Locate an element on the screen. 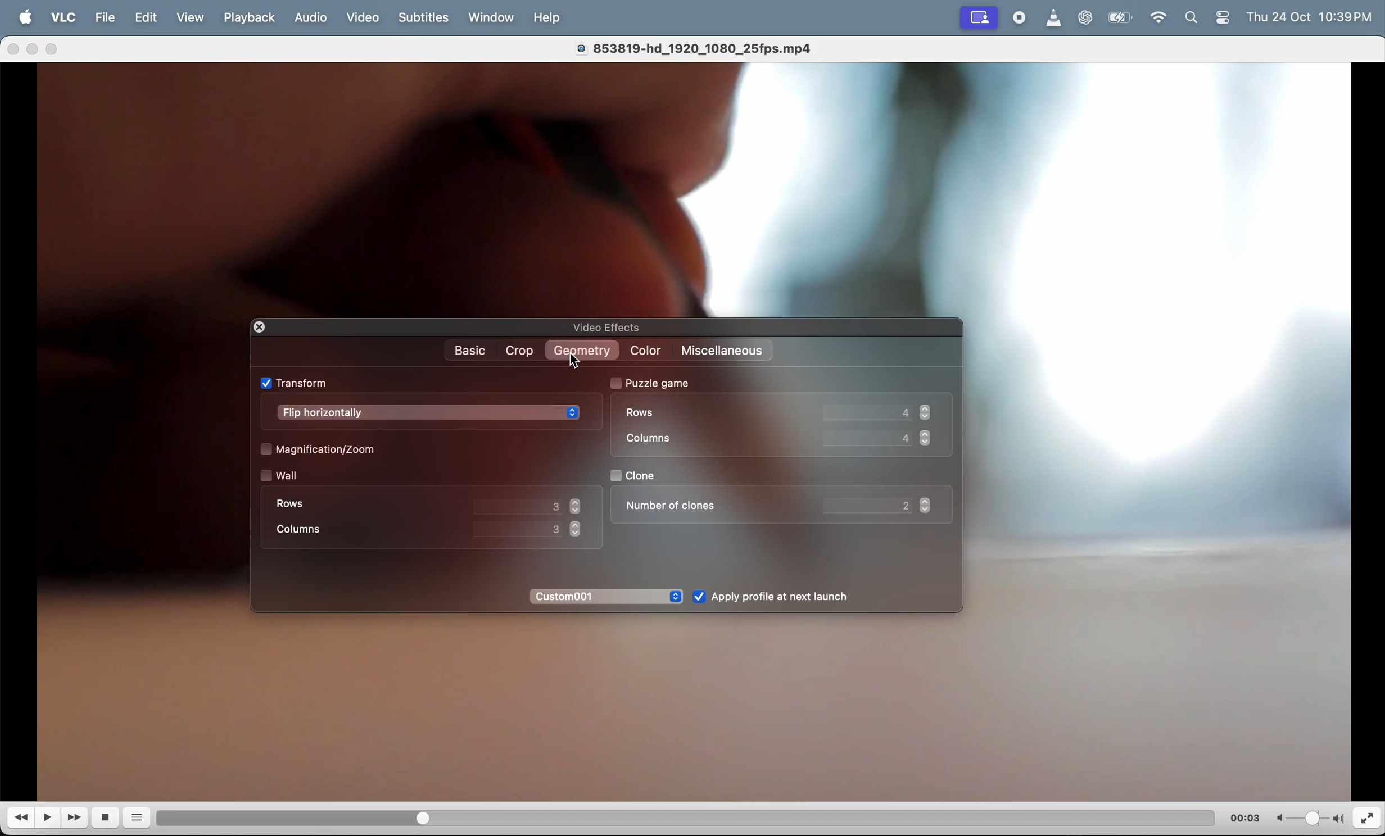  volume  is located at coordinates (1307, 817).